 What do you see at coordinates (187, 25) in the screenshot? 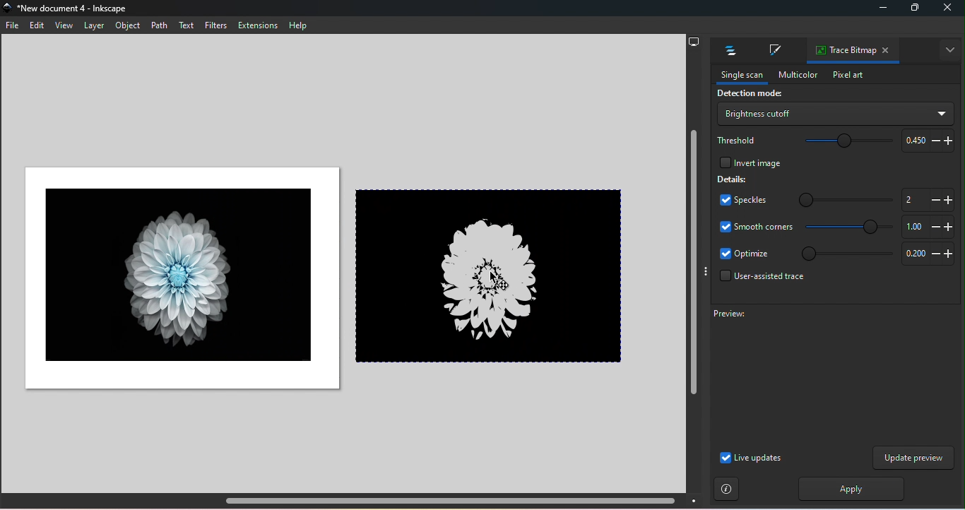
I see `Text` at bounding box center [187, 25].